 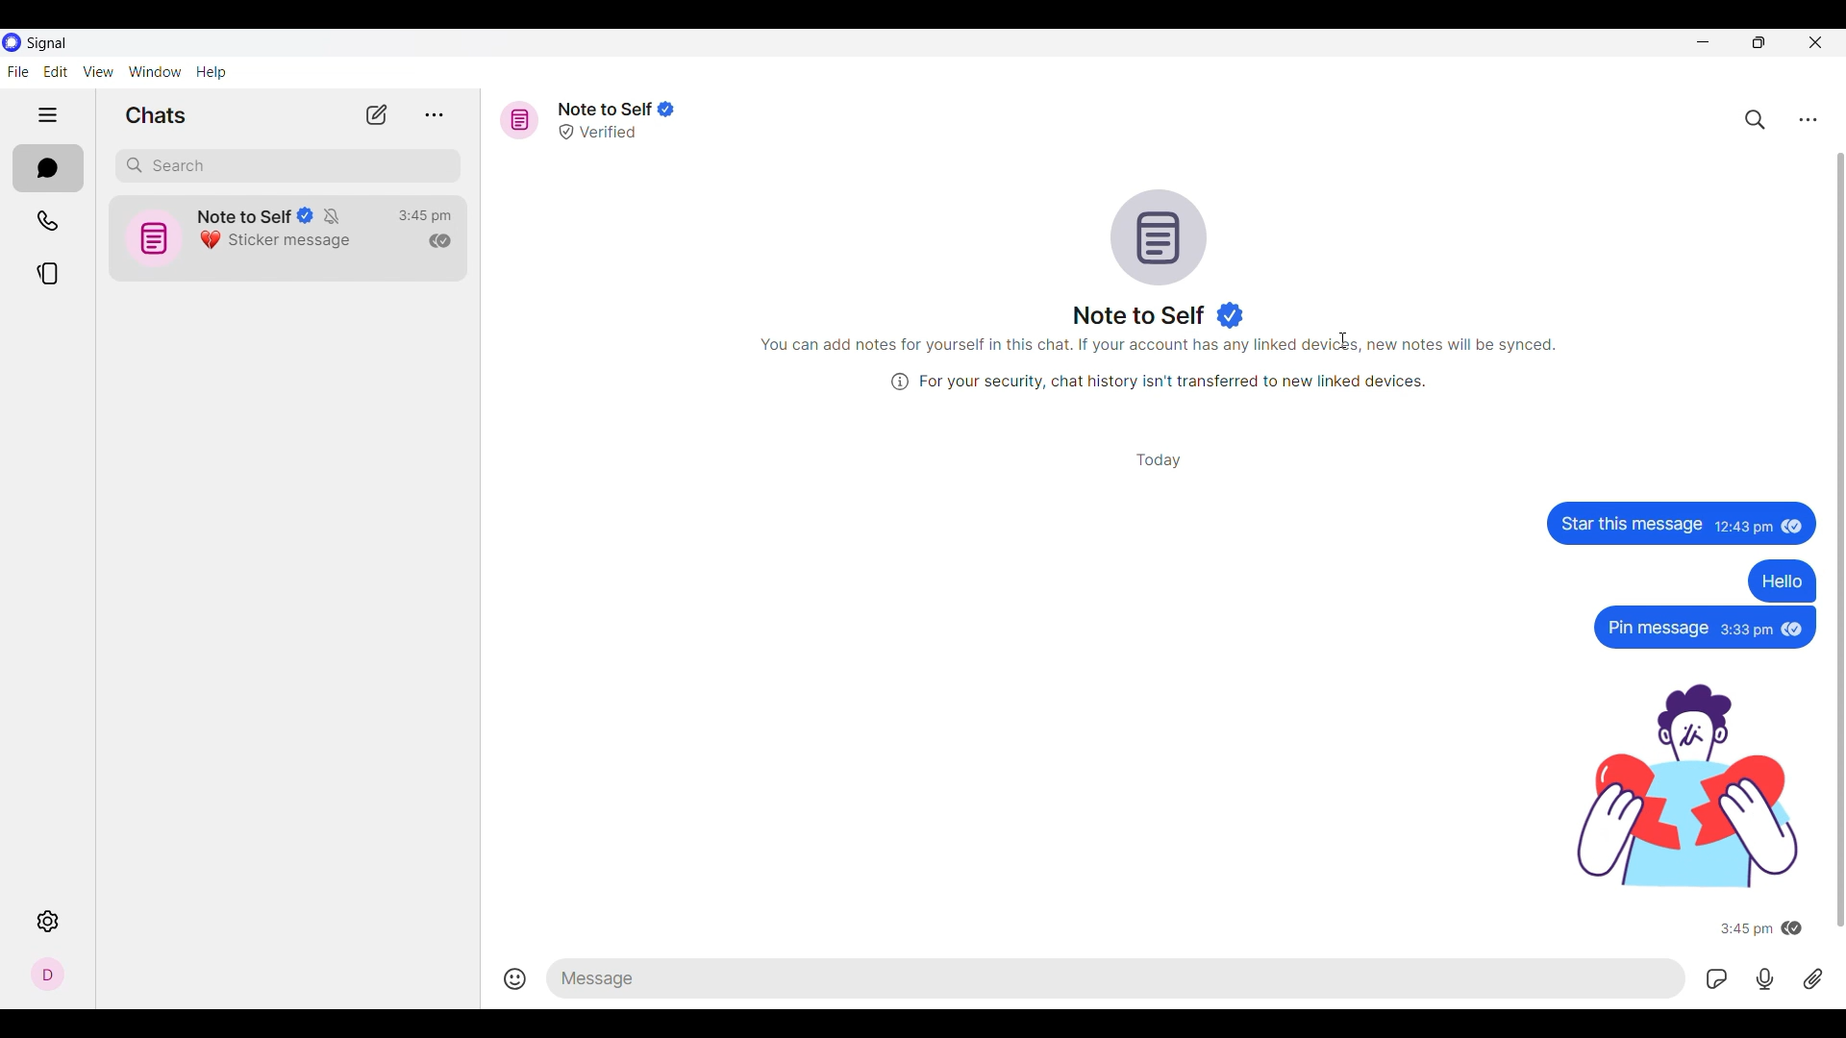 I want to click on seen, so click(x=1791, y=628).